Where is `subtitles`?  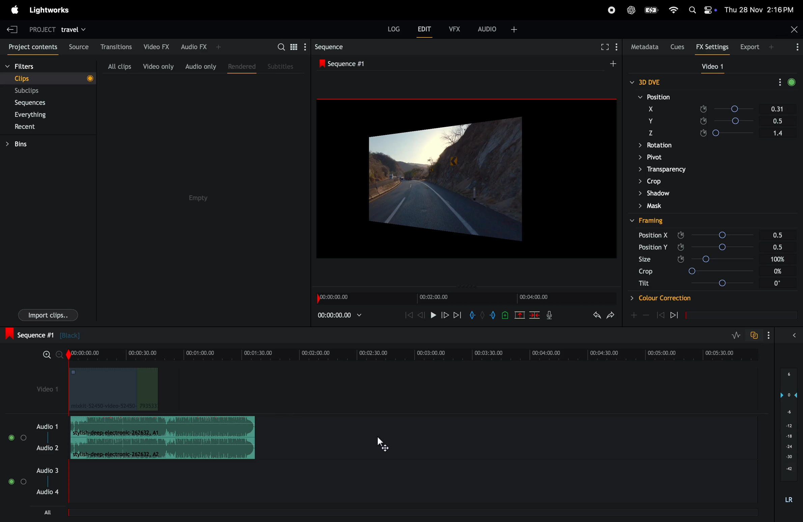
subtitles is located at coordinates (281, 66).